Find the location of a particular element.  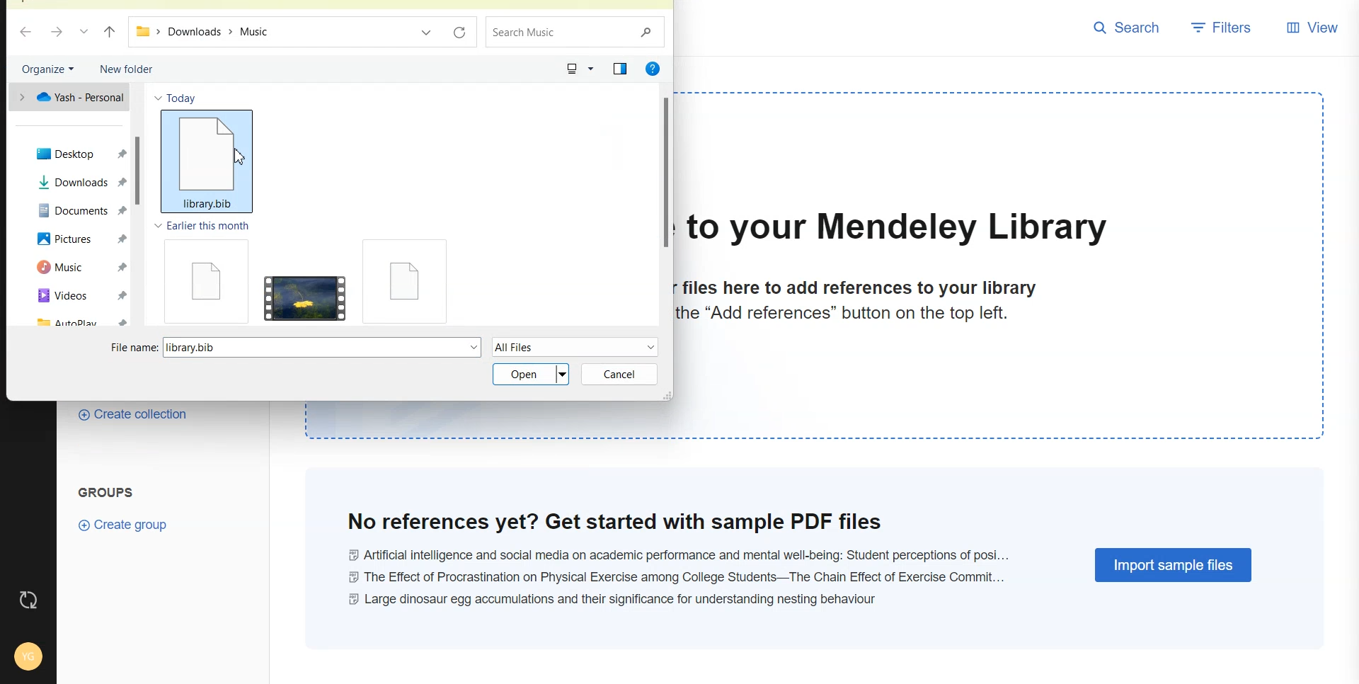

Recent file is located at coordinates (428, 34).